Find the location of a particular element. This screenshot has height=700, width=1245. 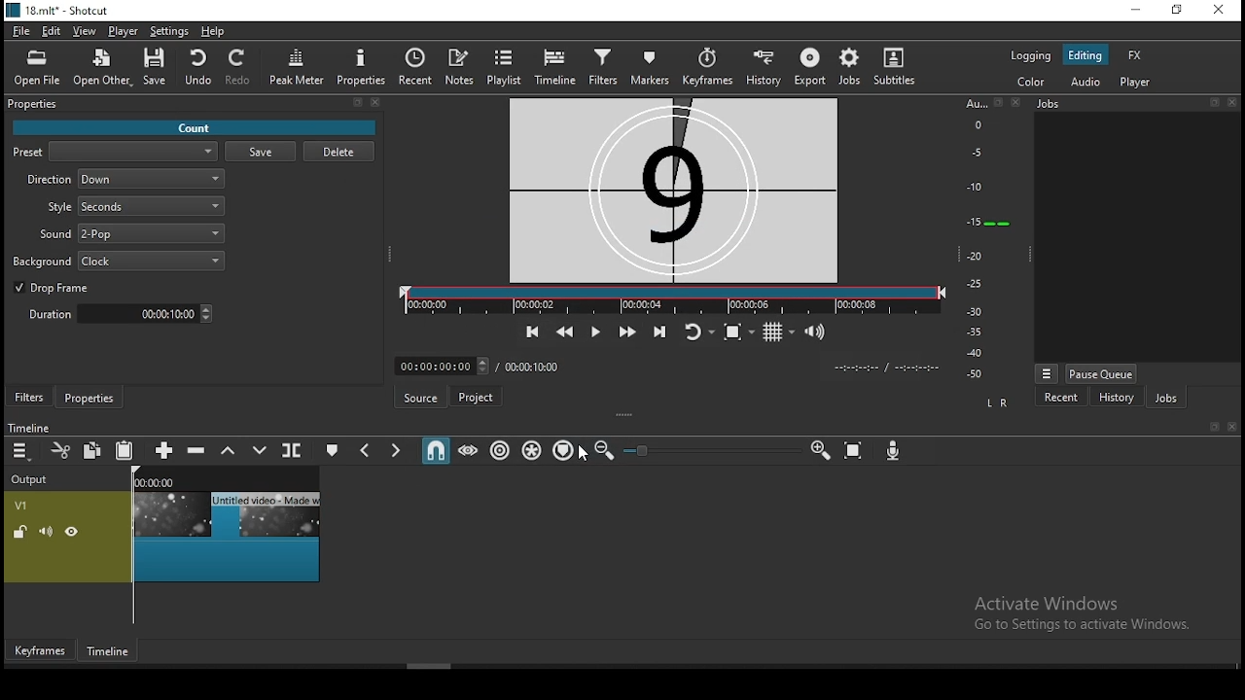

edit is located at coordinates (53, 32).